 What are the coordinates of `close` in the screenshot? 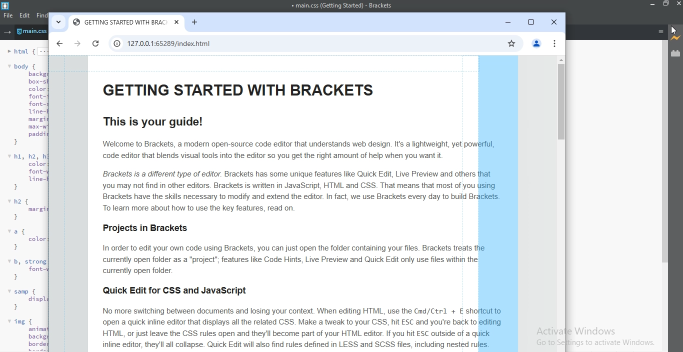 It's located at (678, 5).